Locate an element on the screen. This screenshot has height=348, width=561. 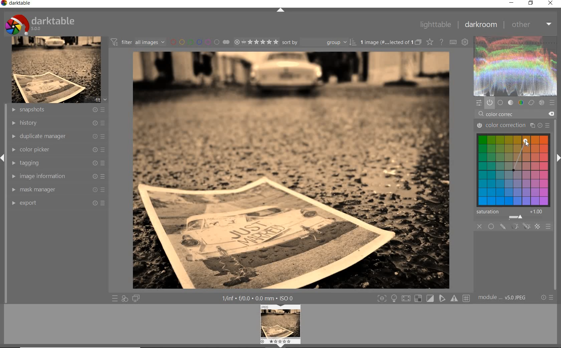
quick access panel is located at coordinates (479, 103).